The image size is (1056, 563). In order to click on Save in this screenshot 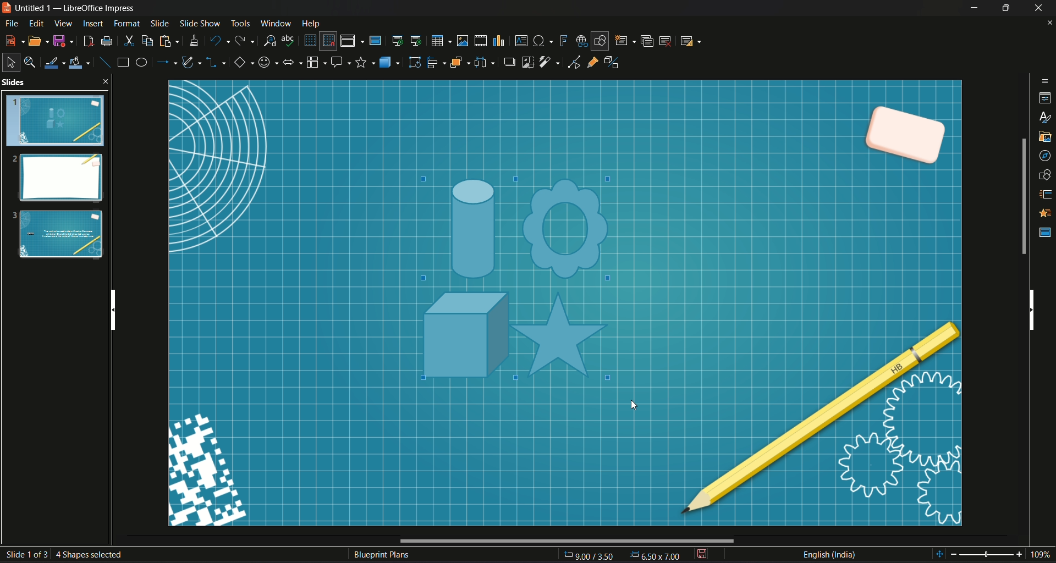, I will do `click(63, 41)`.